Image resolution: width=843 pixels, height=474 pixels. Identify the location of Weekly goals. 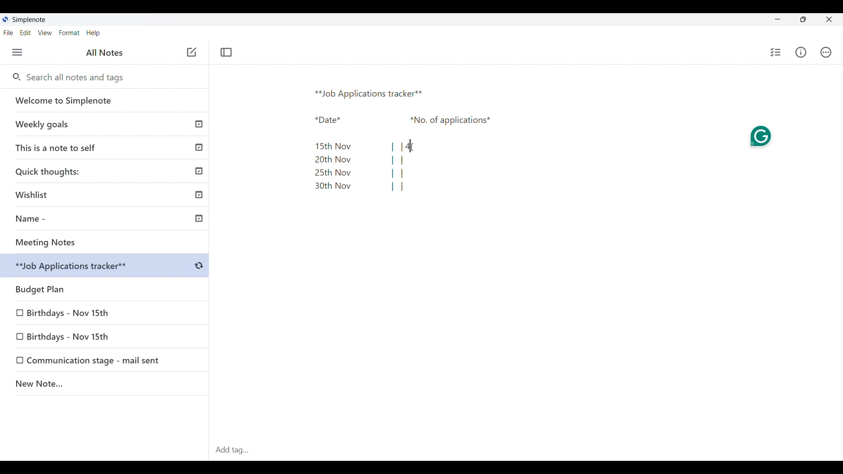
(104, 124).